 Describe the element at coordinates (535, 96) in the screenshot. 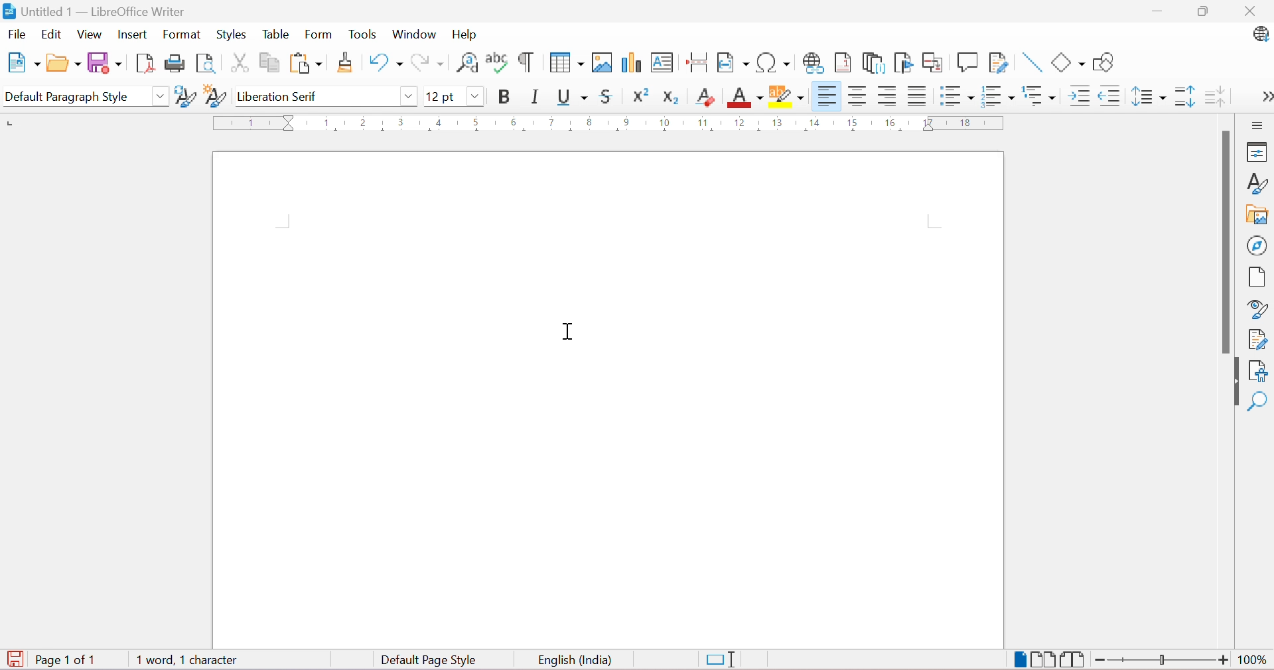

I see `Italic` at that location.